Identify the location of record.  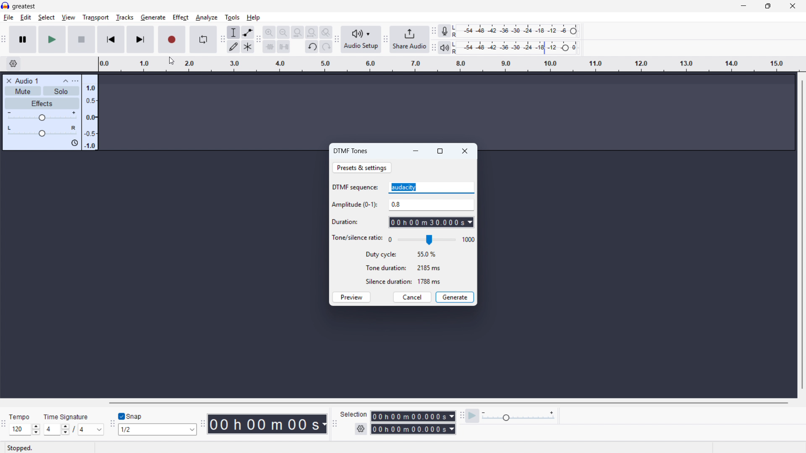
(172, 39).